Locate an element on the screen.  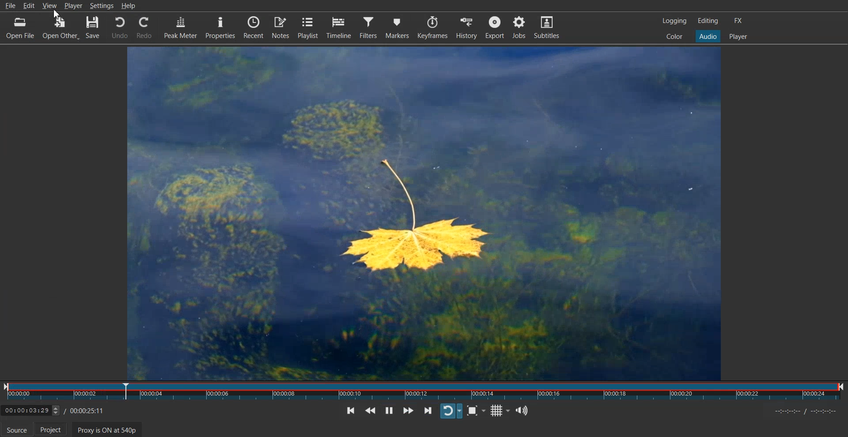
Play quickly backwards is located at coordinates (370, 411).